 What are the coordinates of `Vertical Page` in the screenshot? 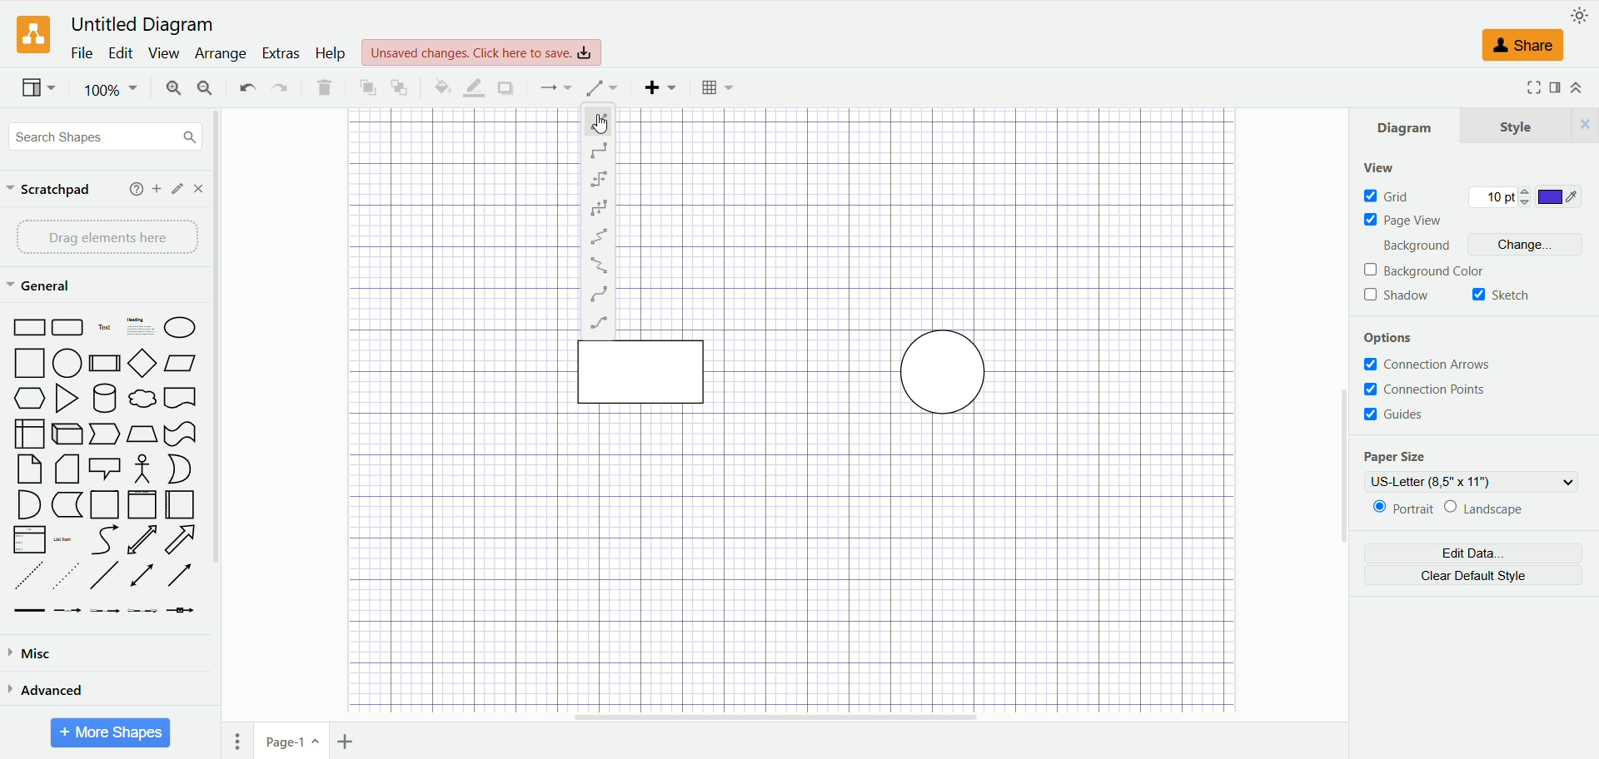 It's located at (143, 504).